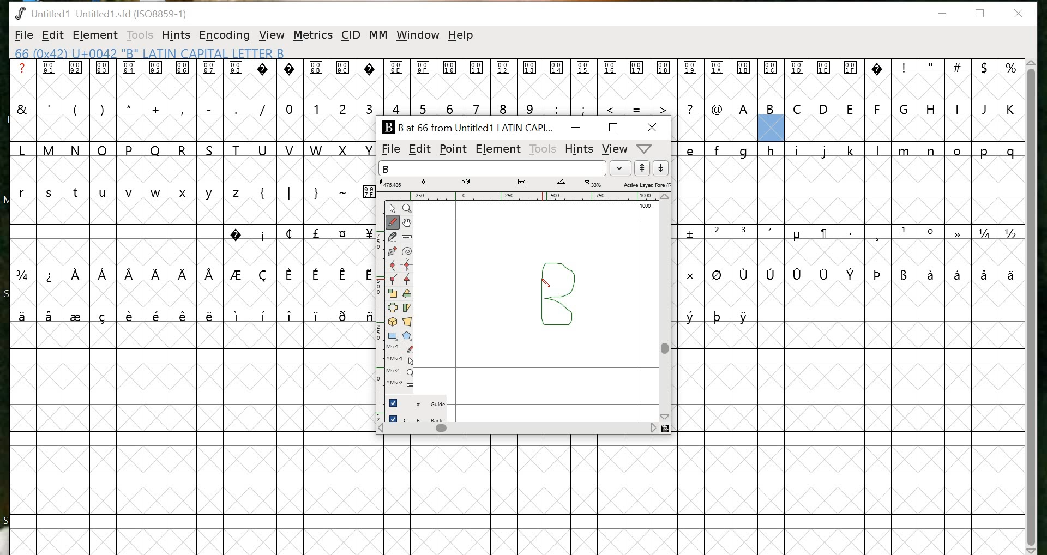 This screenshot has width=1047, height=555. What do you see at coordinates (225, 35) in the screenshot?
I see `ENCODING` at bounding box center [225, 35].